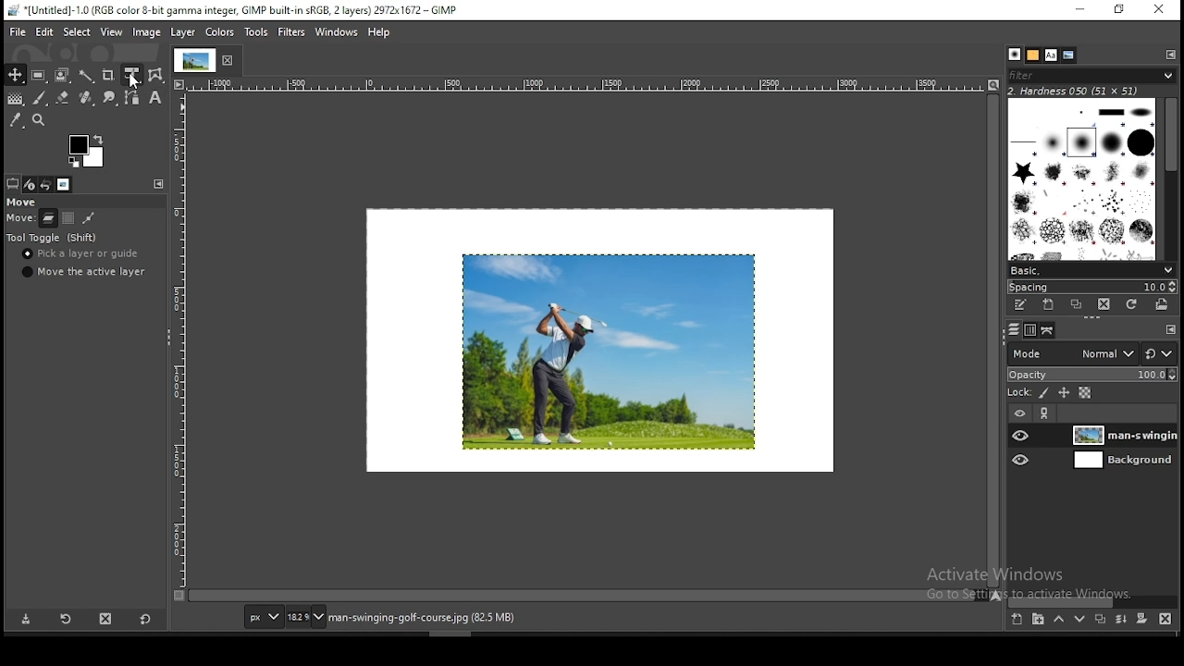 The height and width of the screenshot is (666, 1184). Describe the element at coordinates (18, 218) in the screenshot. I see `move` at that location.